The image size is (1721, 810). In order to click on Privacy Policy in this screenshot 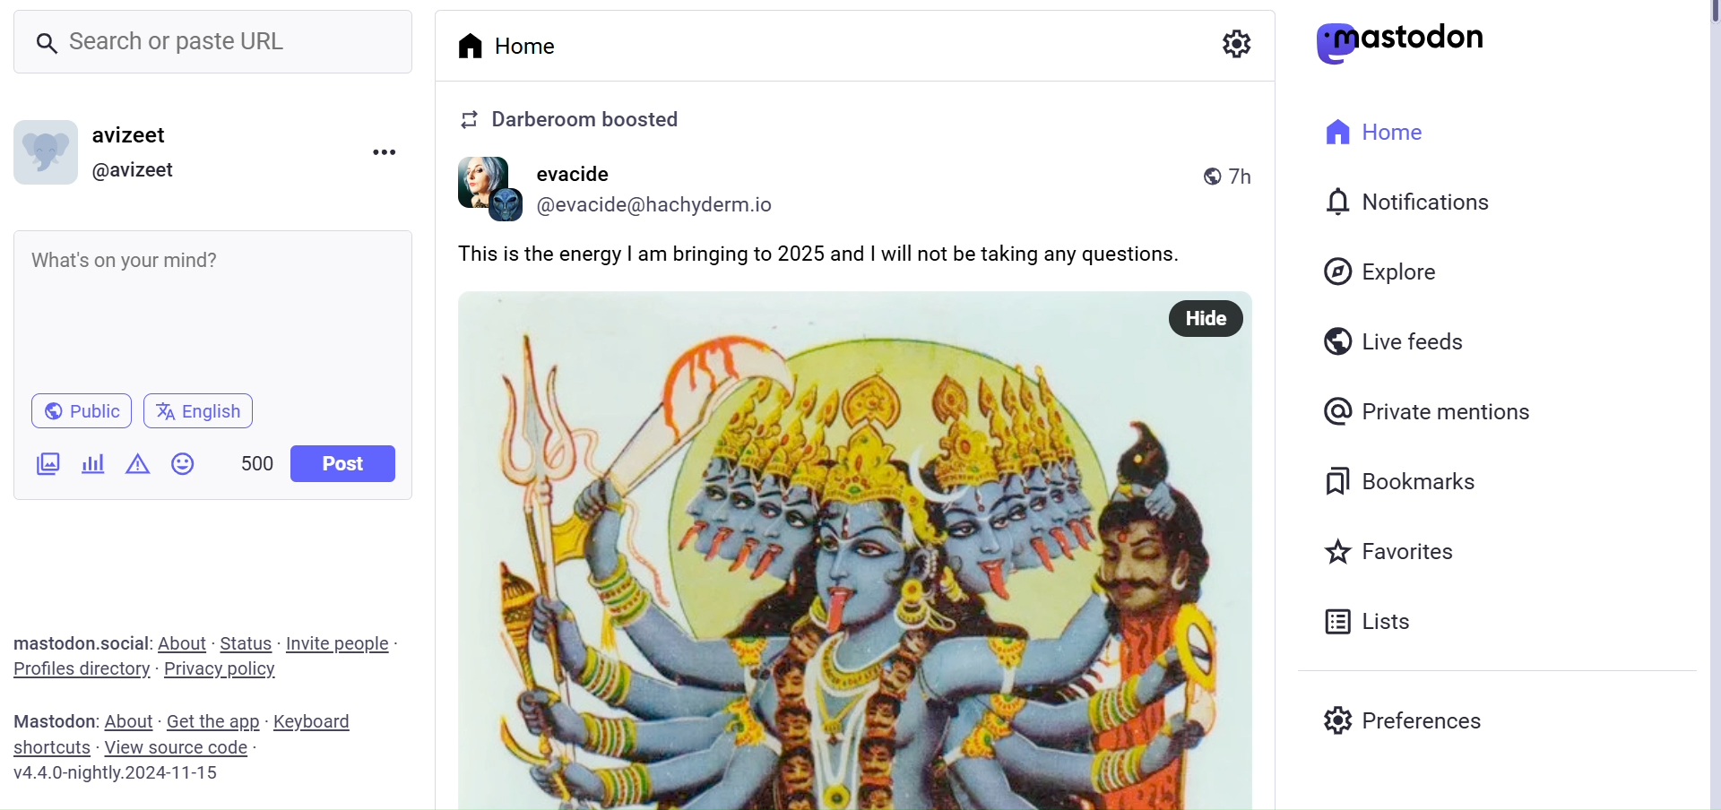, I will do `click(225, 668)`.